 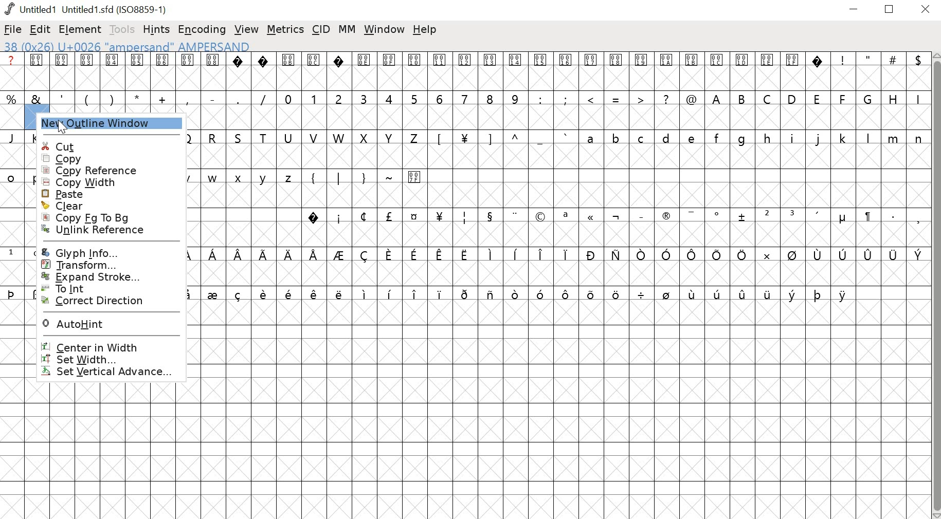 What do you see at coordinates (540, 253) in the screenshot?
I see `symbol` at bounding box center [540, 253].